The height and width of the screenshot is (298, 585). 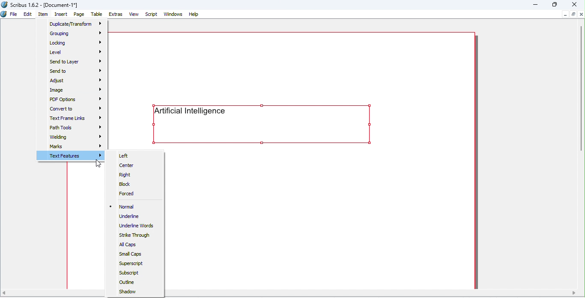 What do you see at coordinates (78, 147) in the screenshot?
I see `Marks` at bounding box center [78, 147].